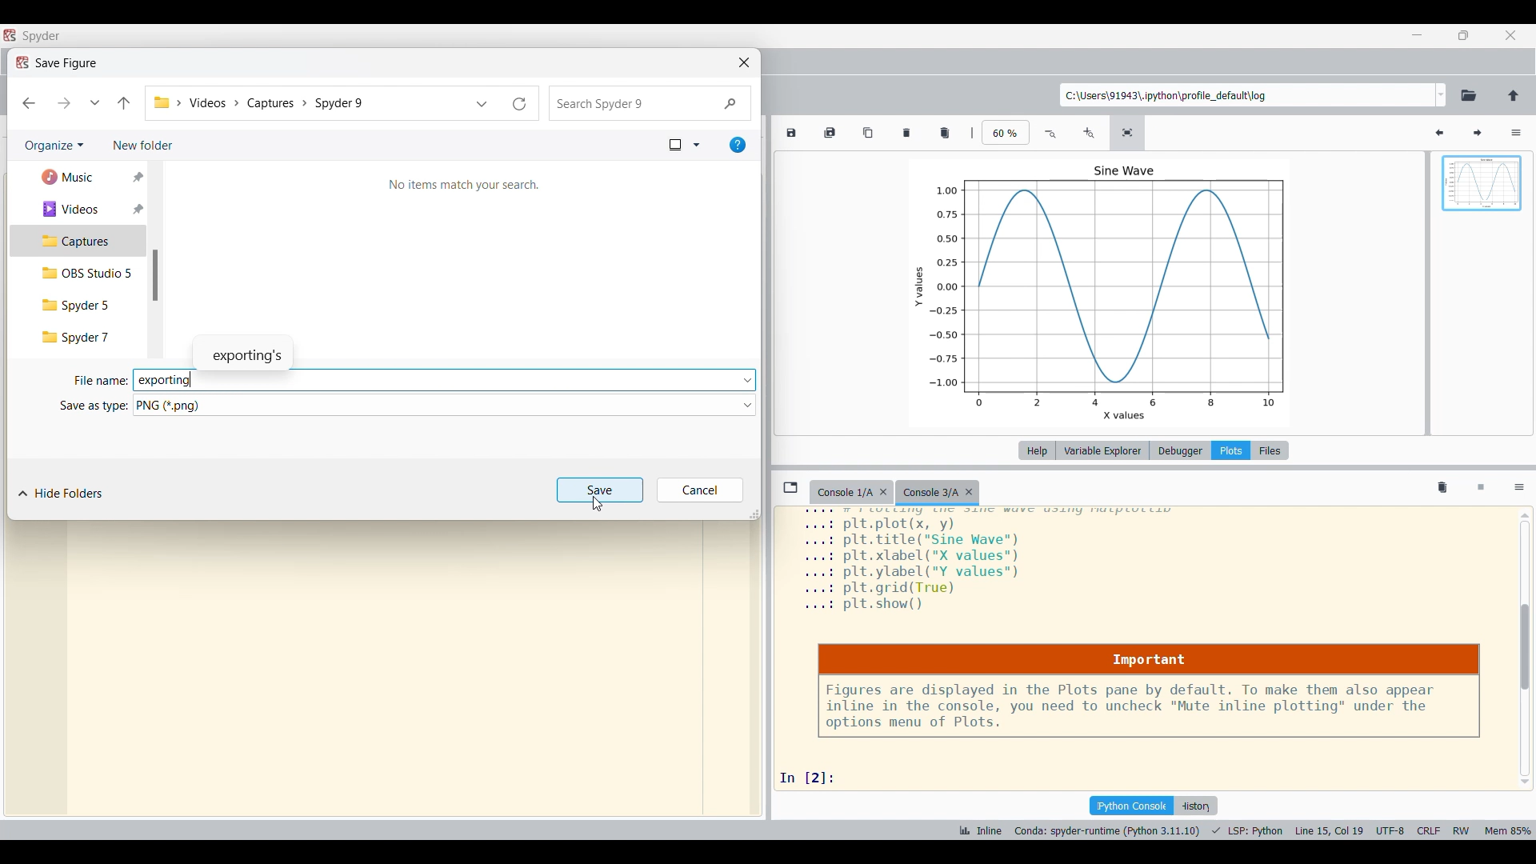 This screenshot has height=864, width=1536. What do you see at coordinates (482, 103) in the screenshot?
I see `Previous locations` at bounding box center [482, 103].